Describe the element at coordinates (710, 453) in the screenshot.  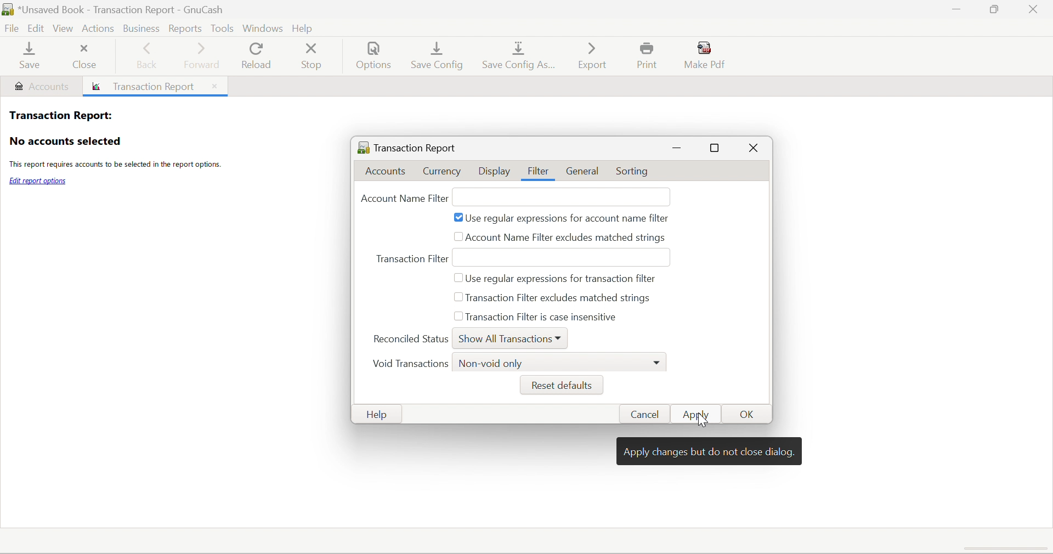
I see `Apply changes but do not close dialog` at that location.